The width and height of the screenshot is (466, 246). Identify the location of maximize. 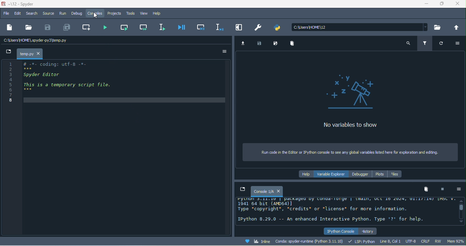
(444, 4).